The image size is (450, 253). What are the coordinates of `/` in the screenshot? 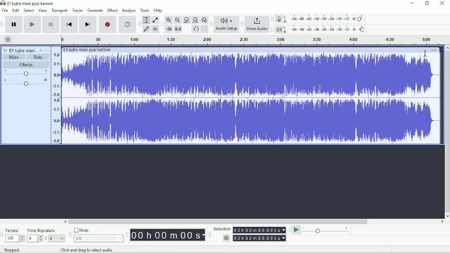 It's located at (46, 239).